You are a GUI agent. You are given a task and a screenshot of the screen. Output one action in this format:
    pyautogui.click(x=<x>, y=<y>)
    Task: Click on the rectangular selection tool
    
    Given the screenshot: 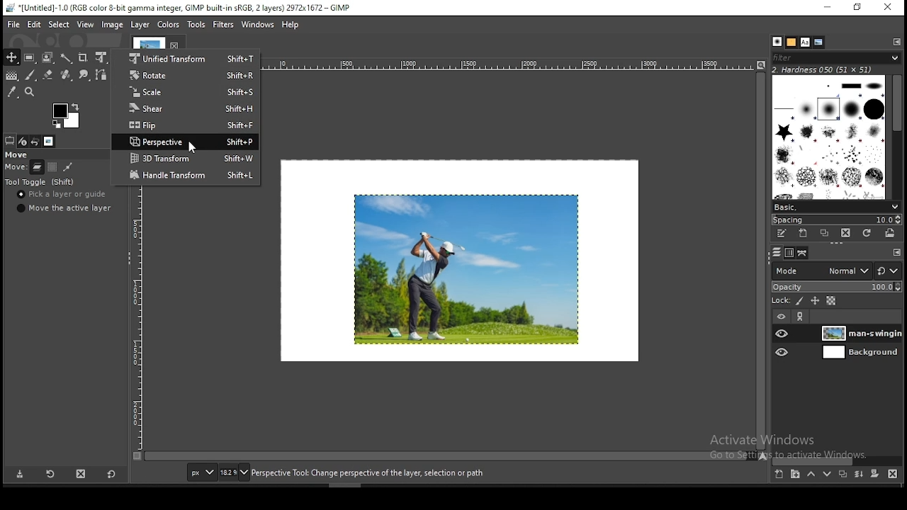 What is the action you would take?
    pyautogui.click(x=31, y=58)
    